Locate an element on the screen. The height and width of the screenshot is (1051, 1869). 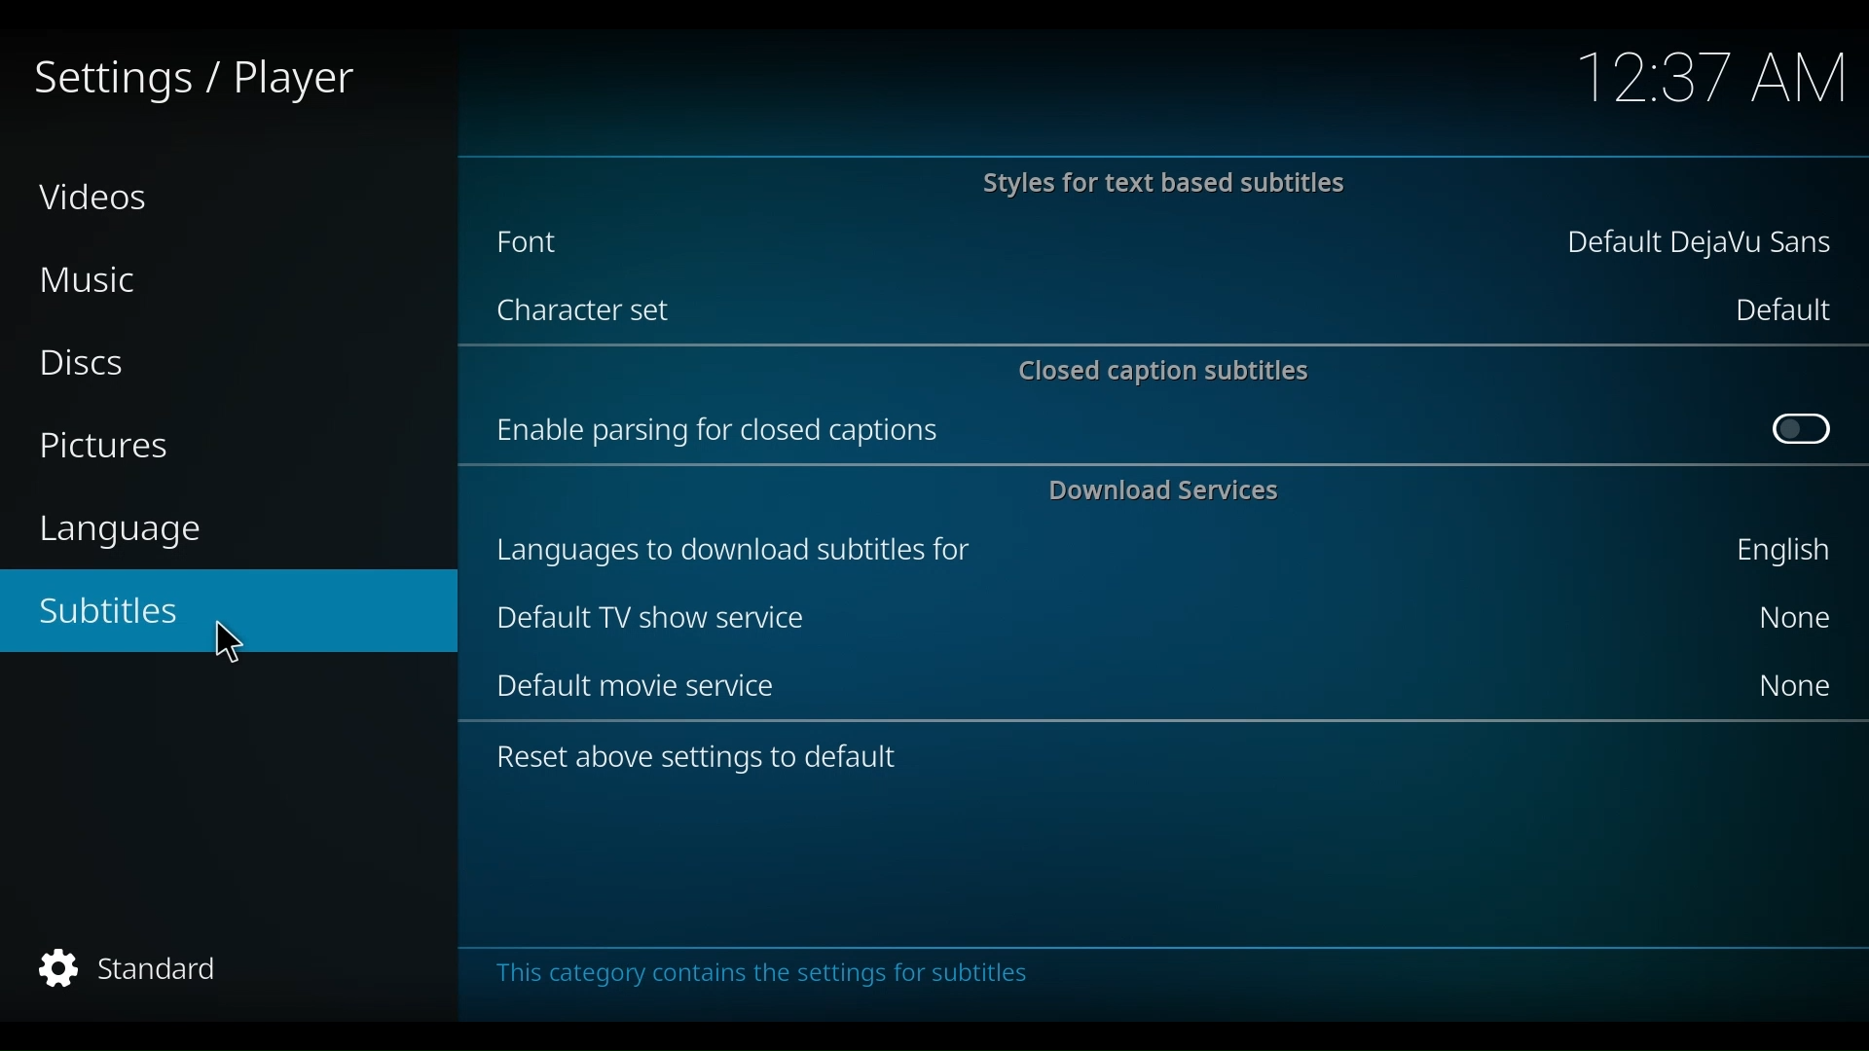
Default movie service is located at coordinates (646, 687).